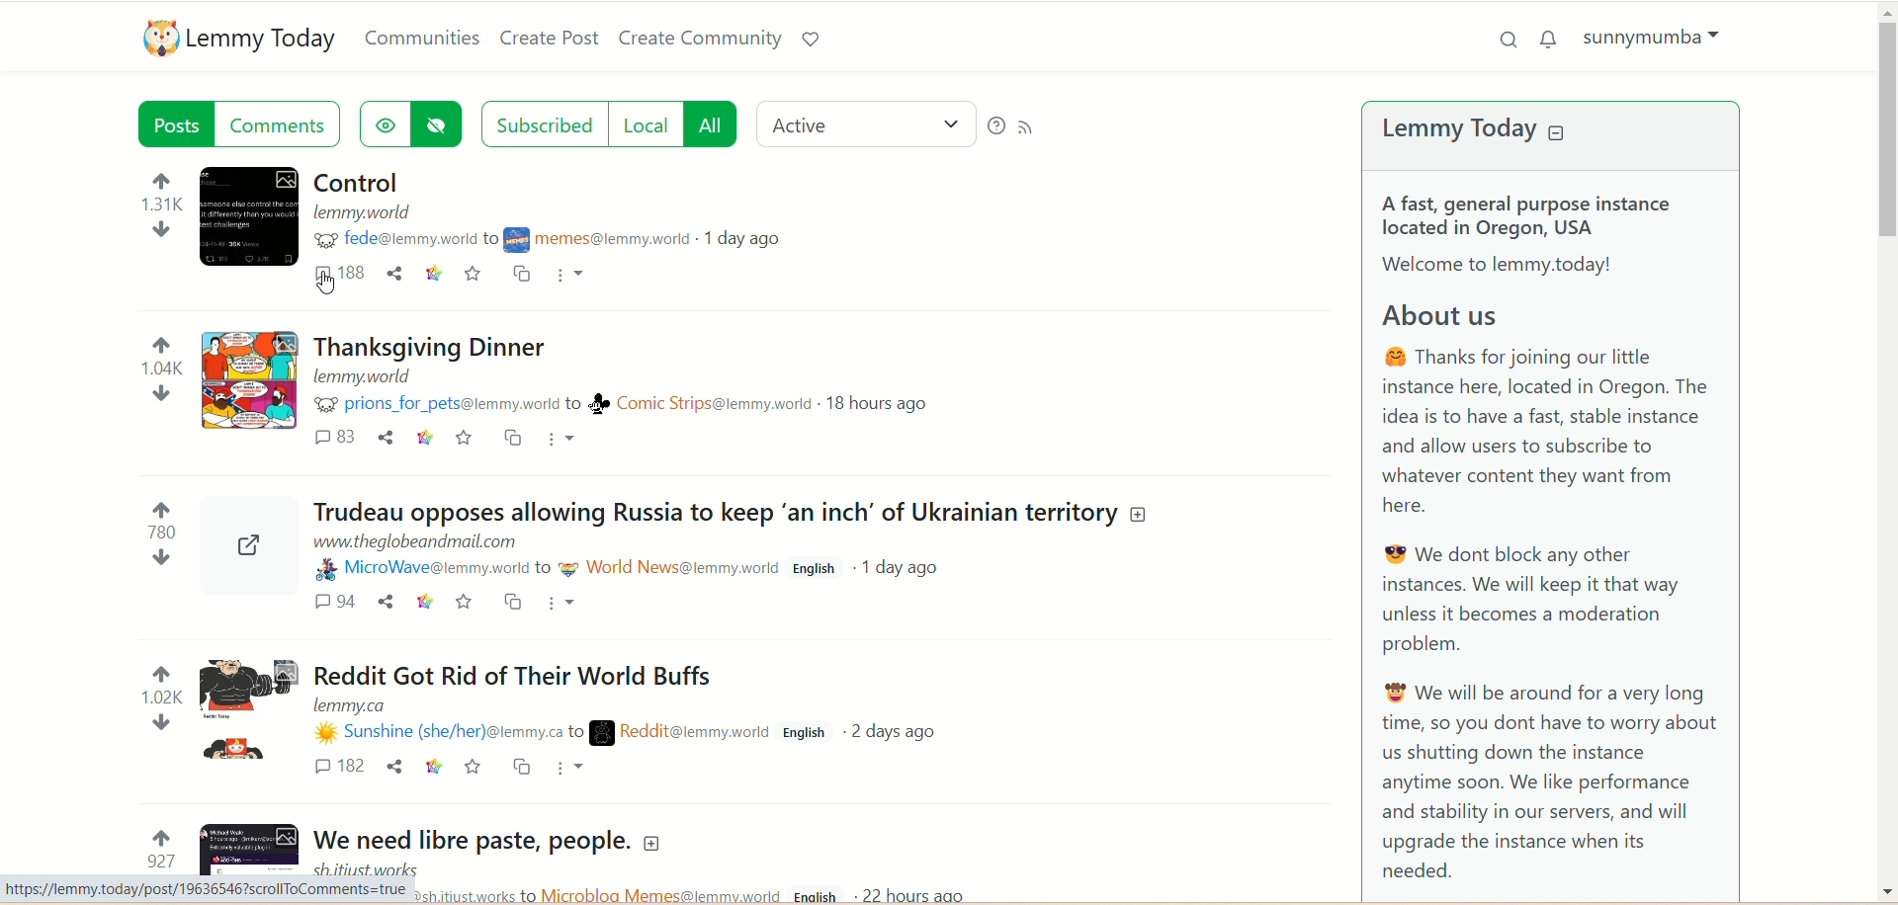  What do you see at coordinates (1665, 43) in the screenshot?
I see `sunnymumba(account)` at bounding box center [1665, 43].